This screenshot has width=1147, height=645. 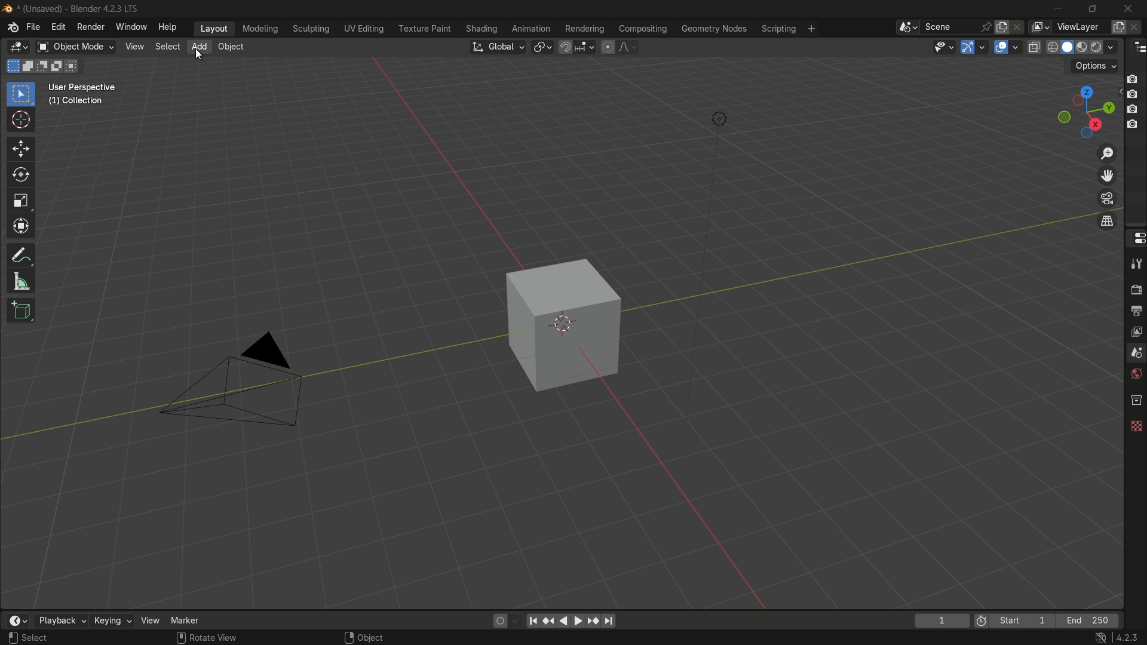 I want to click on transformation pivot table, so click(x=544, y=47).